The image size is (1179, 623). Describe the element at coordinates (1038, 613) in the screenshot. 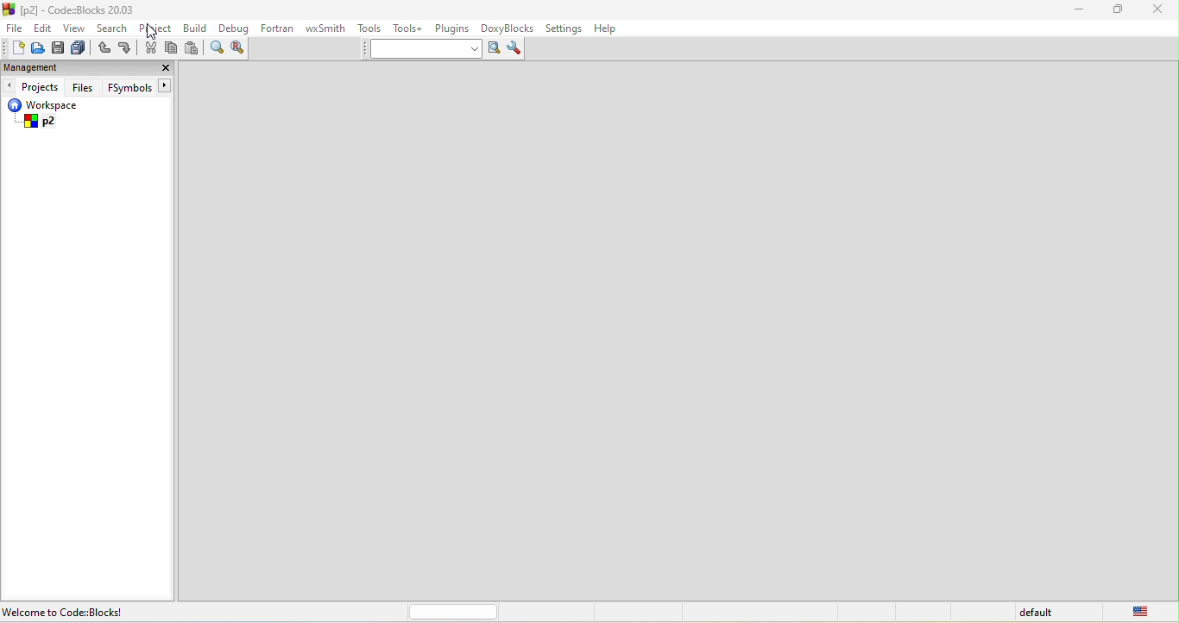

I see `default` at that location.